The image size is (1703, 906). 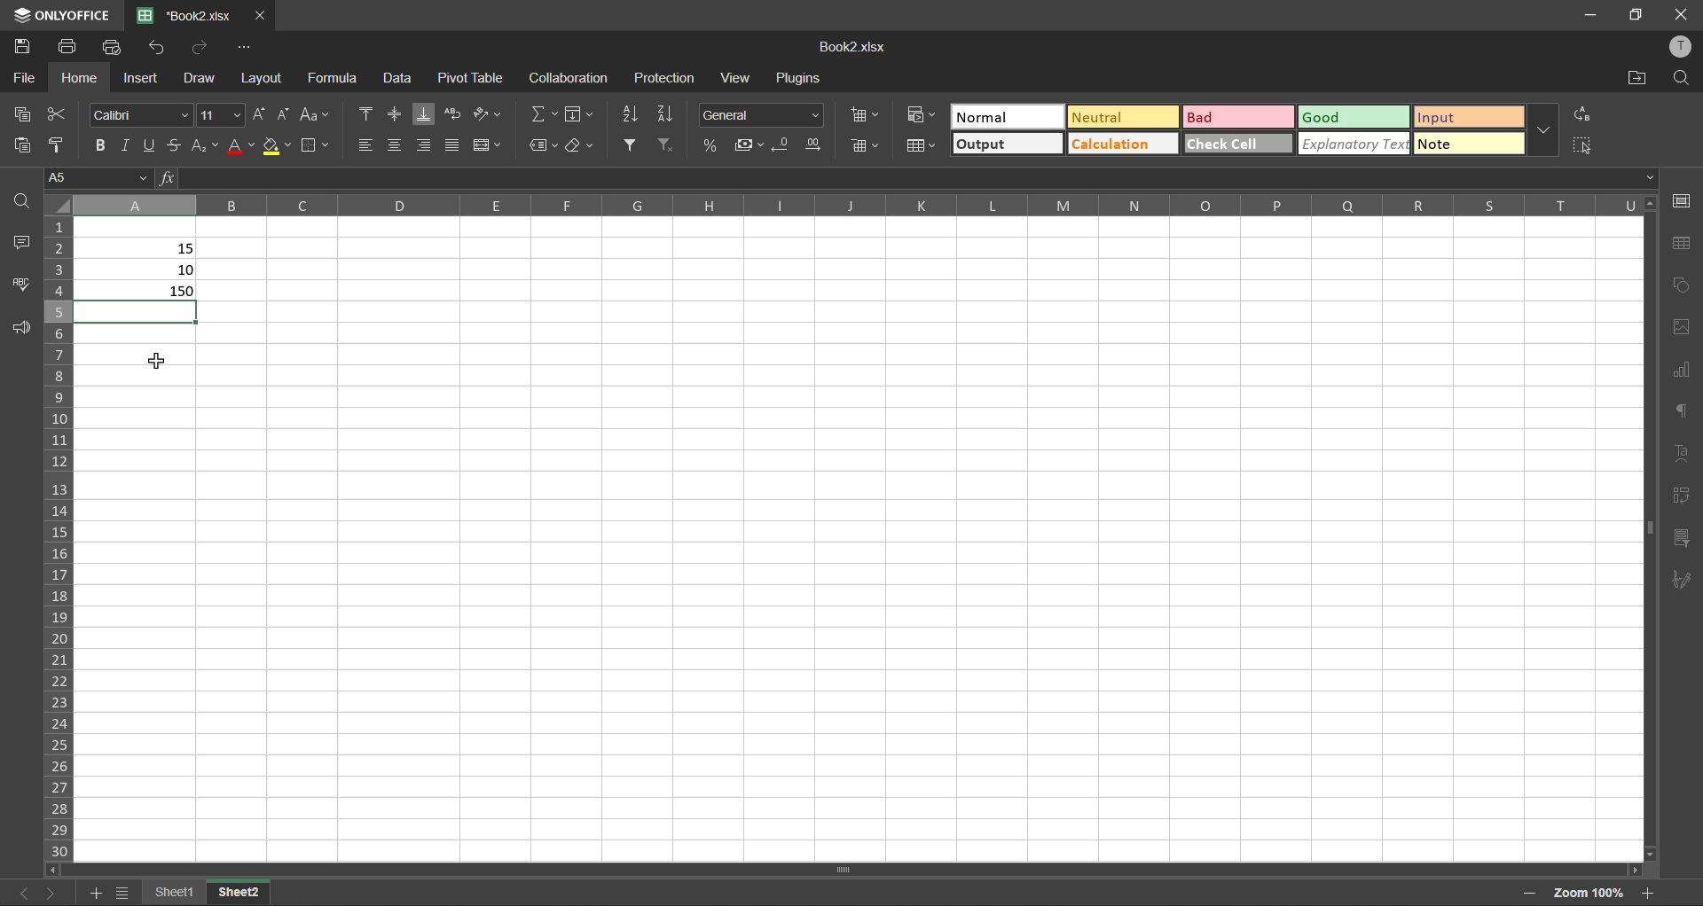 What do you see at coordinates (141, 79) in the screenshot?
I see `insert` at bounding box center [141, 79].